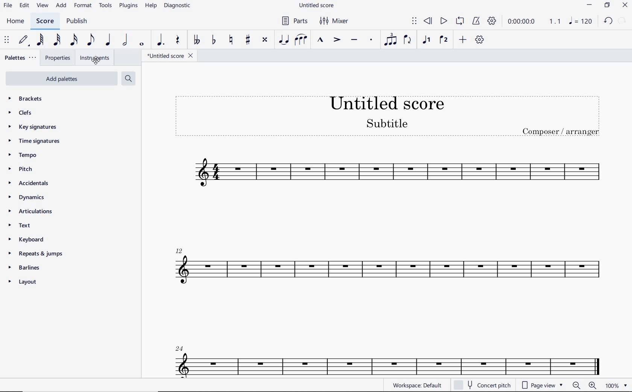 The width and height of the screenshot is (632, 392). What do you see at coordinates (266, 40) in the screenshot?
I see `TOGGLE DOUBLE-SHARP` at bounding box center [266, 40].